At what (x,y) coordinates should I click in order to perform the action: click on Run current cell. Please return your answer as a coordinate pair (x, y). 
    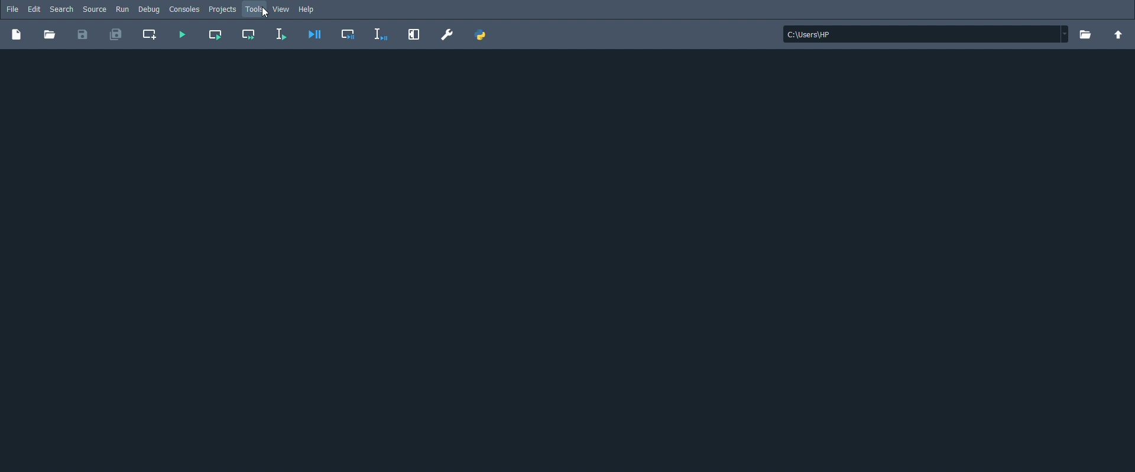
    Looking at the image, I should click on (216, 35).